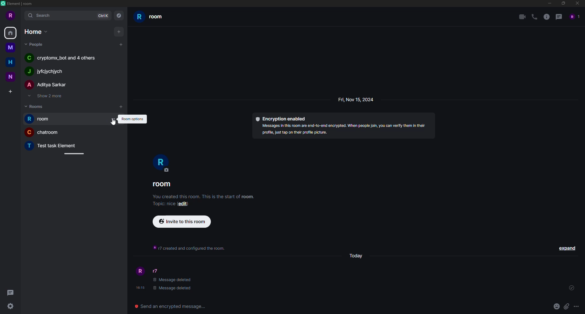  I want to click on n, so click(11, 76).